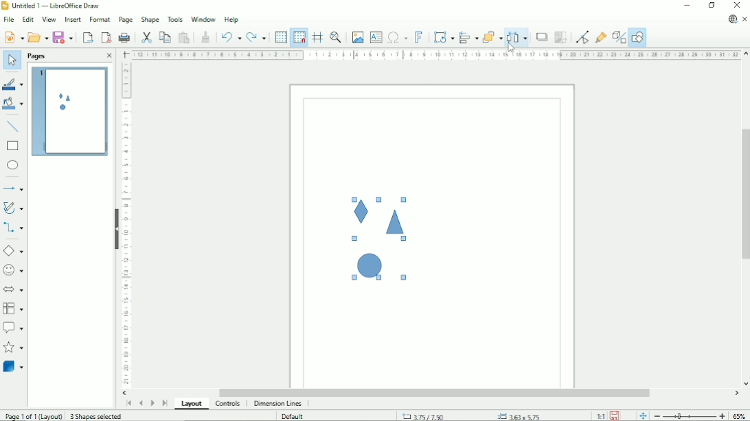 The image size is (750, 421). What do you see at coordinates (72, 19) in the screenshot?
I see `Insert` at bounding box center [72, 19].